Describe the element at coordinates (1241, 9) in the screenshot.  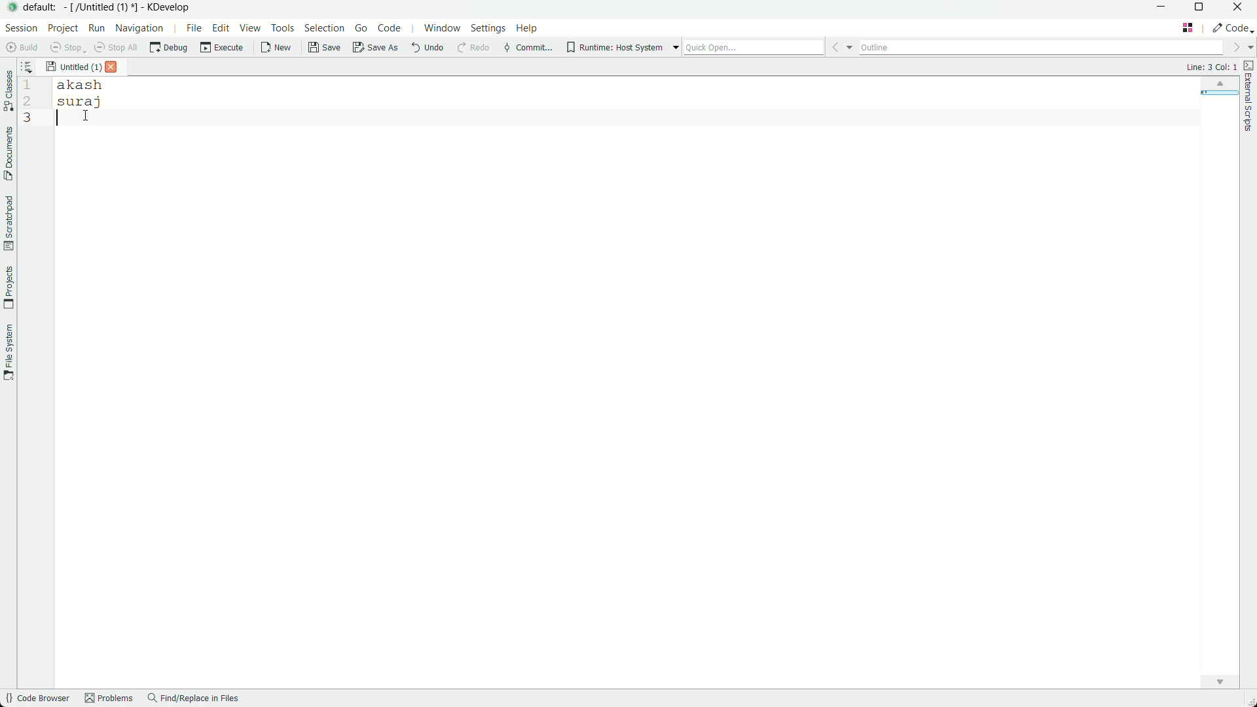
I see `close app` at that location.